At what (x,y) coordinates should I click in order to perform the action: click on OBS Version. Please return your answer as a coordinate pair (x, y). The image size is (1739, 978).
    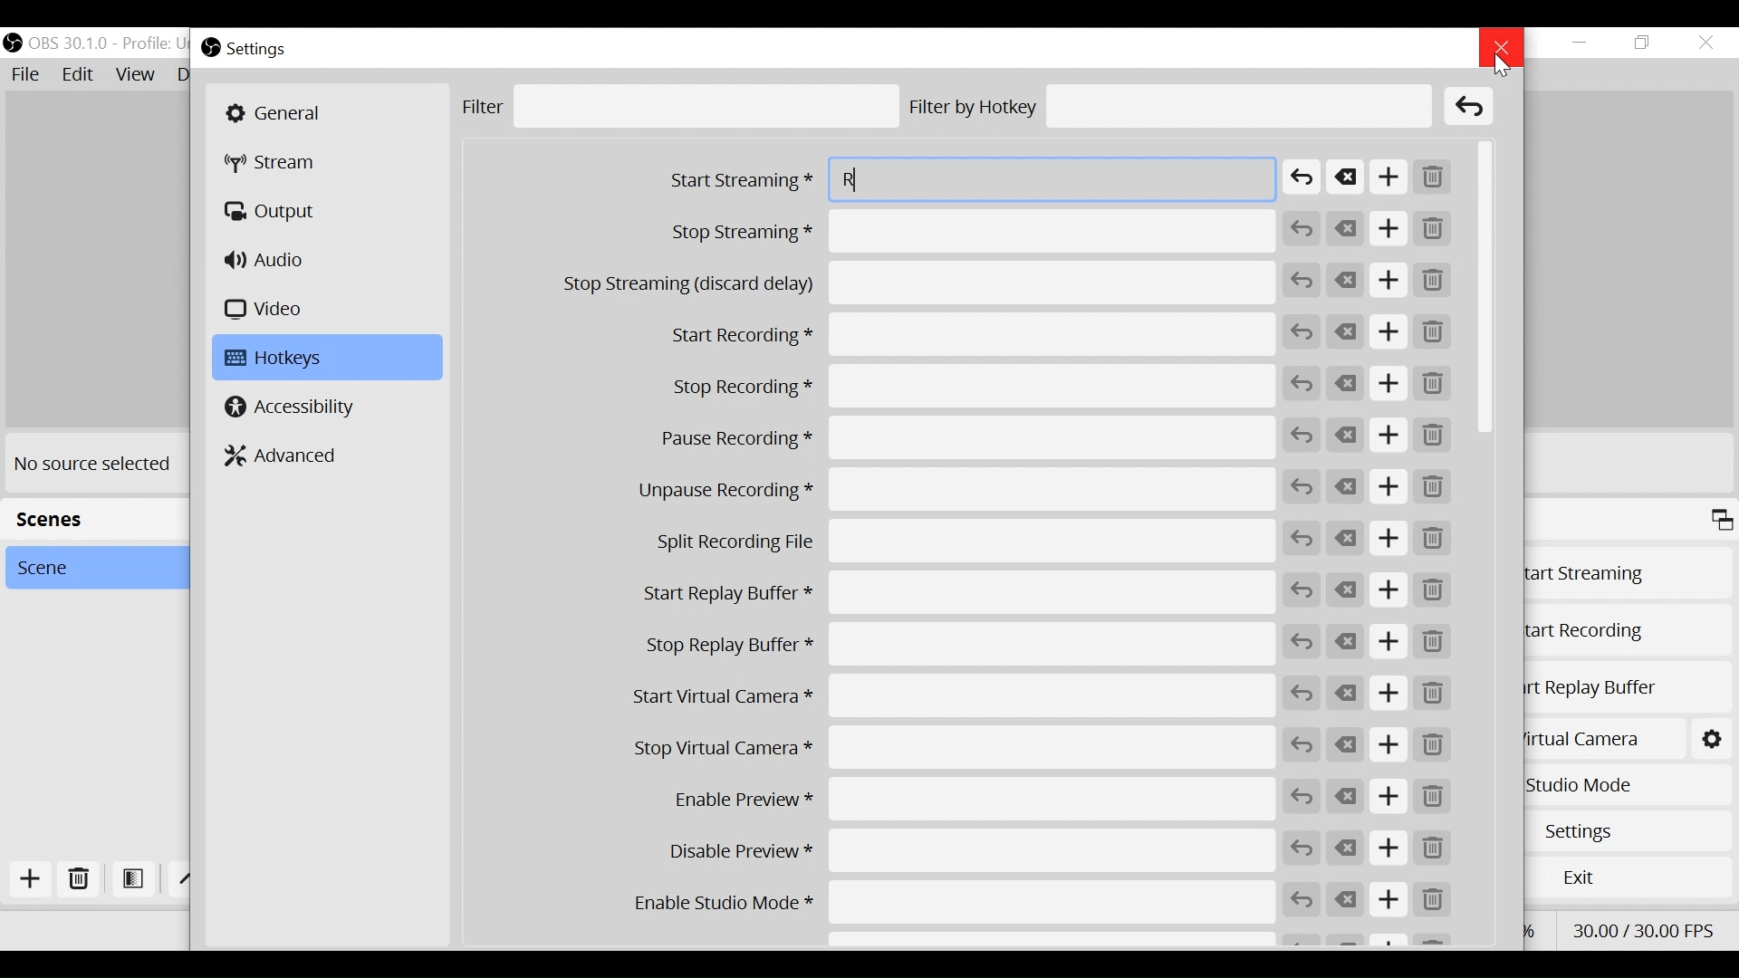
    Looking at the image, I should click on (72, 44).